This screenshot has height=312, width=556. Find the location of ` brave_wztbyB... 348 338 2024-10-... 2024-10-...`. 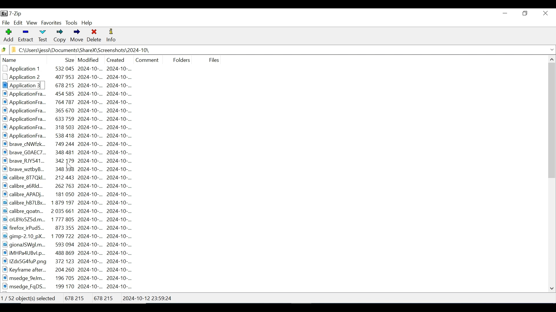

 brave_wztbyB... 348 338 2024-10-... 2024-10-... is located at coordinates (74, 169).